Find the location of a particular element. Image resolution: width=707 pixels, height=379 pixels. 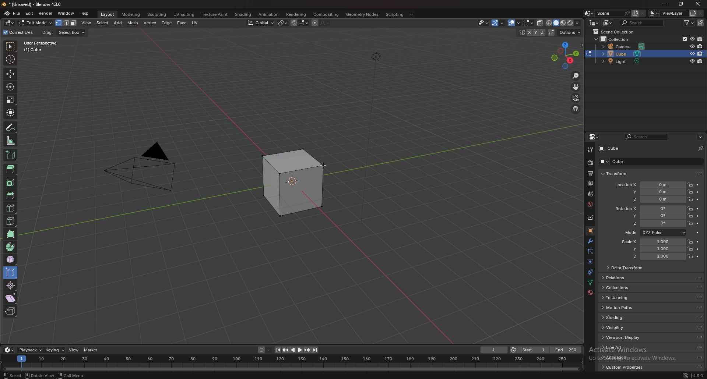

tool is located at coordinates (590, 150).